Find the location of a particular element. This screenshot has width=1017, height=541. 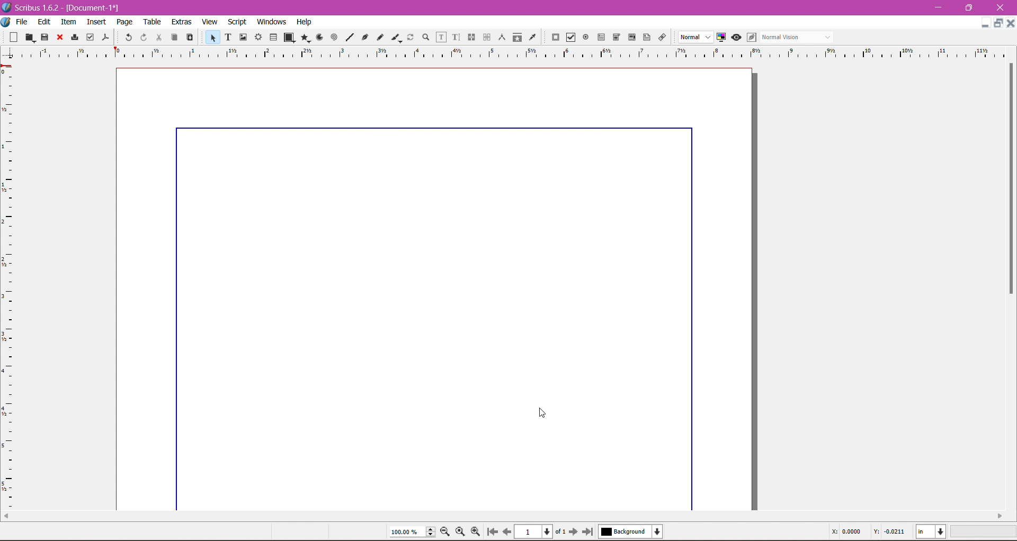

Select the visual appearance of the display is located at coordinates (799, 38).